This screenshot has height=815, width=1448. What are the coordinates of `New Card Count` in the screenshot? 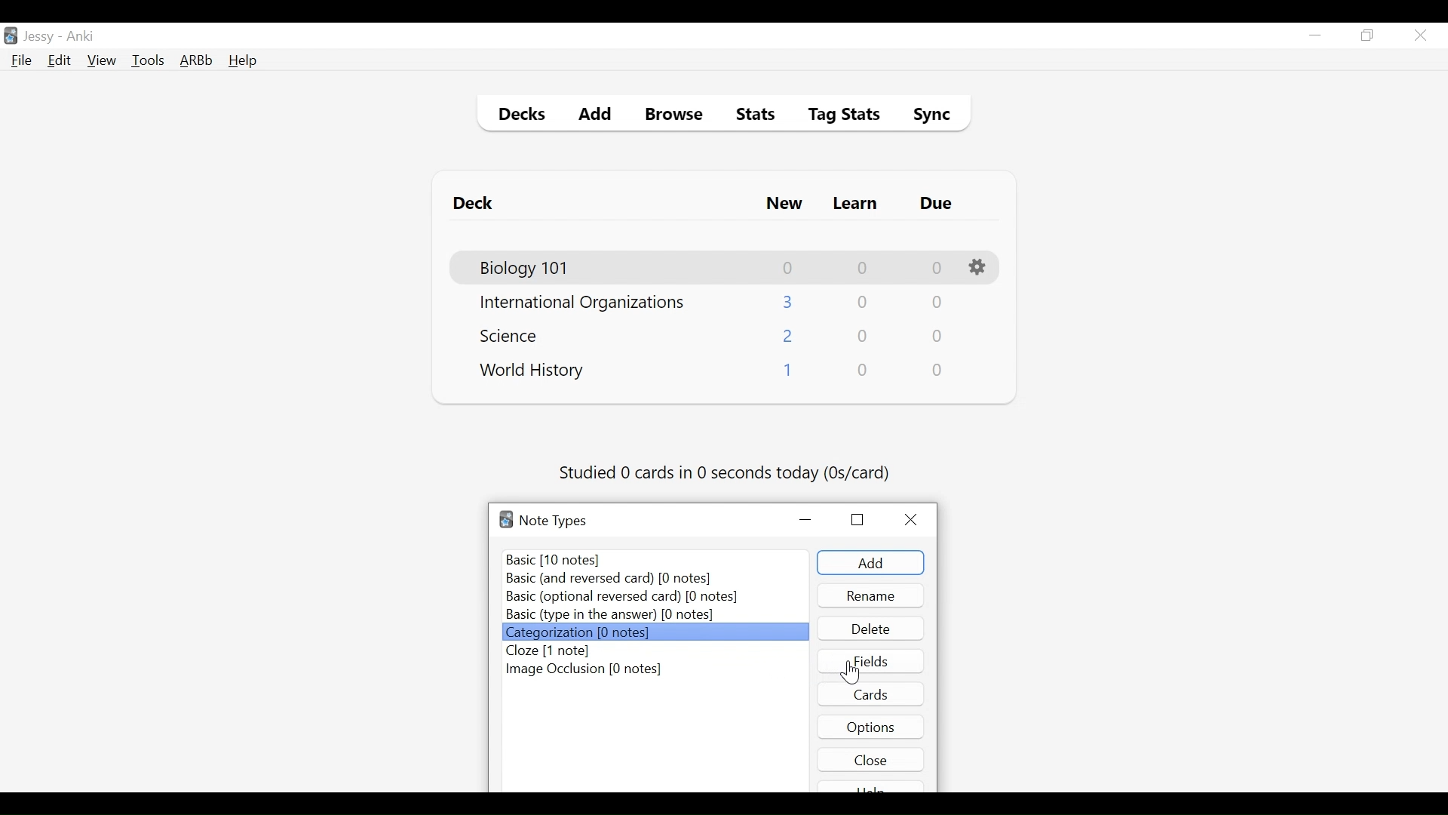 It's located at (787, 373).